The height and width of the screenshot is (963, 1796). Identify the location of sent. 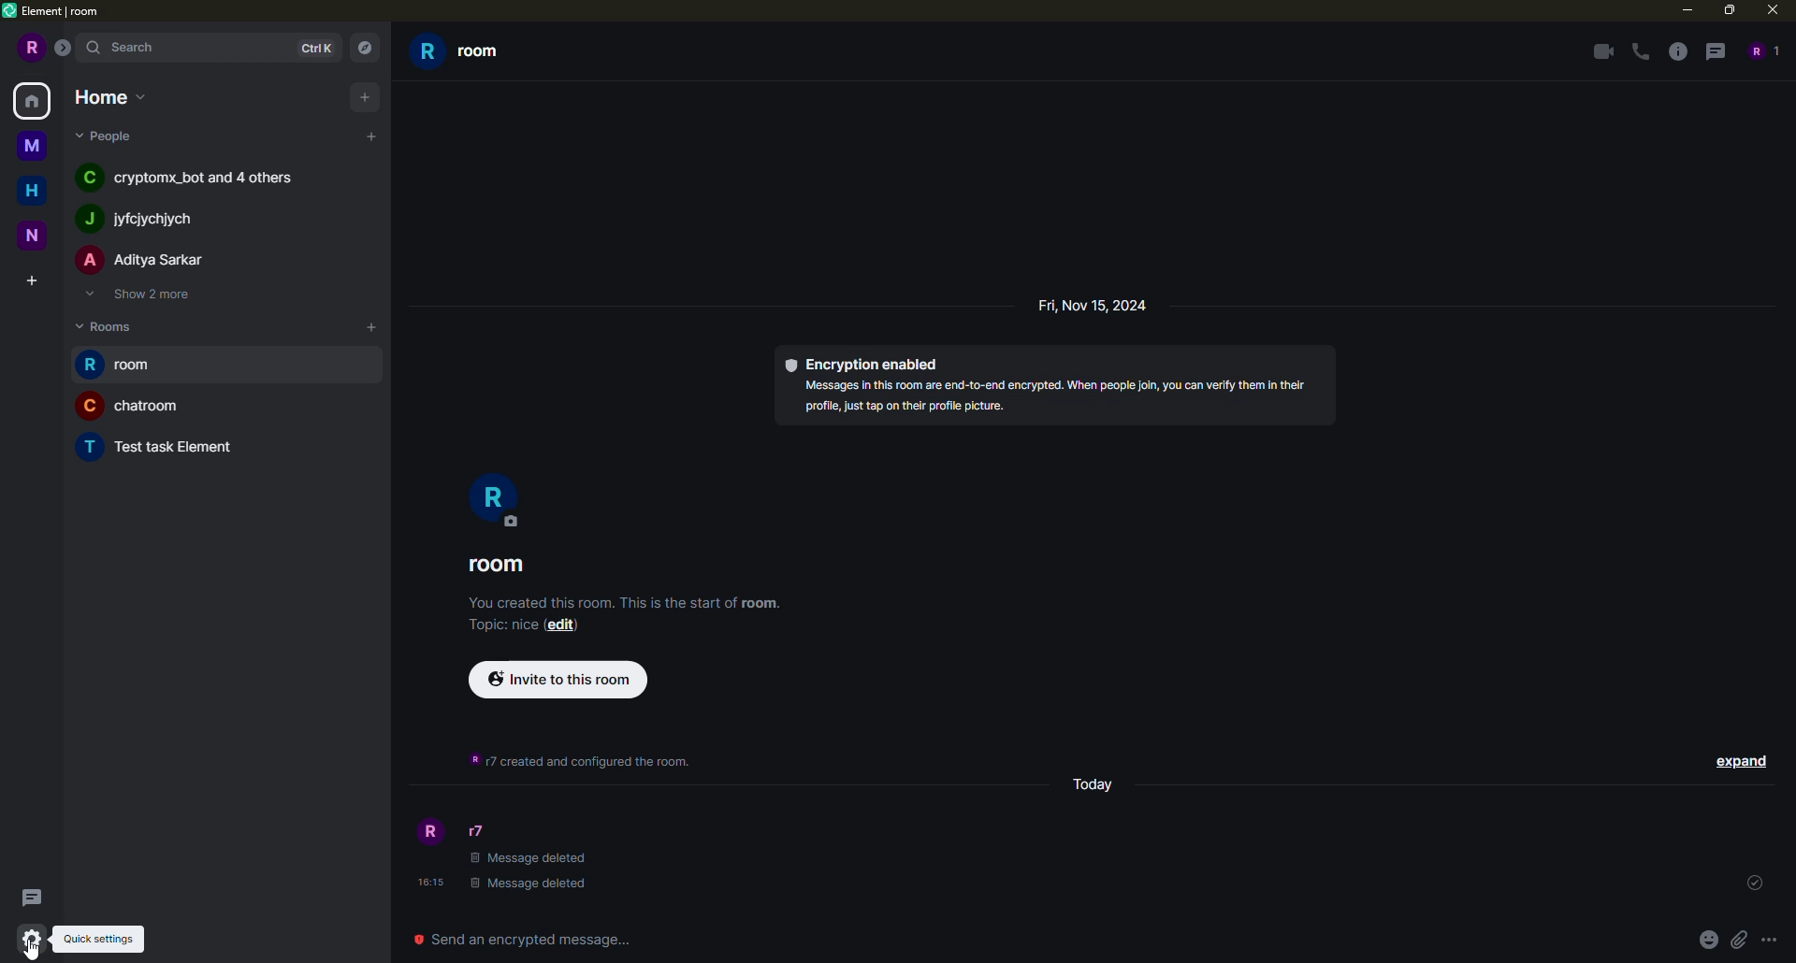
(1751, 884).